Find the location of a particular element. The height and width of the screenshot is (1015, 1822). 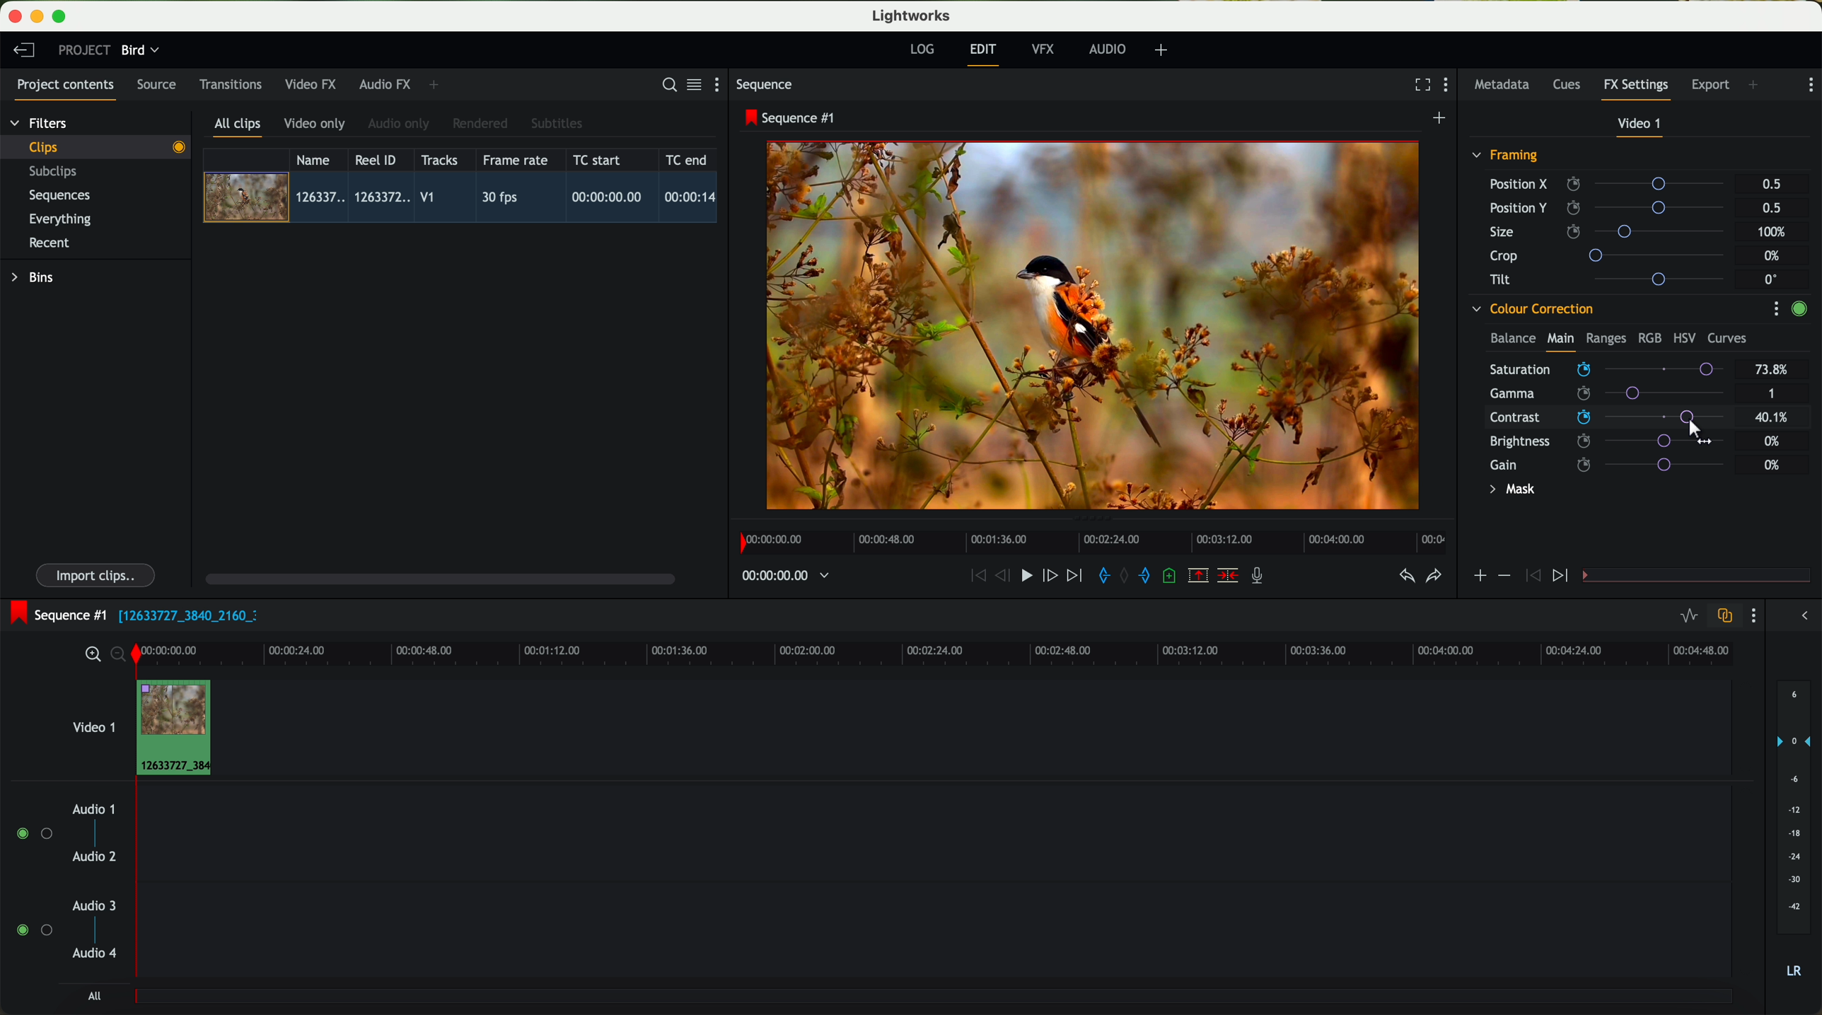

drag video to video track 1 is located at coordinates (180, 729).